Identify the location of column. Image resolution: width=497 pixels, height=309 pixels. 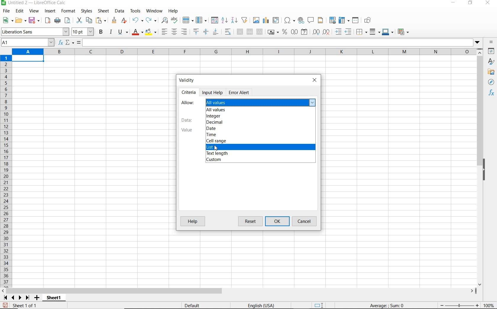
(202, 20).